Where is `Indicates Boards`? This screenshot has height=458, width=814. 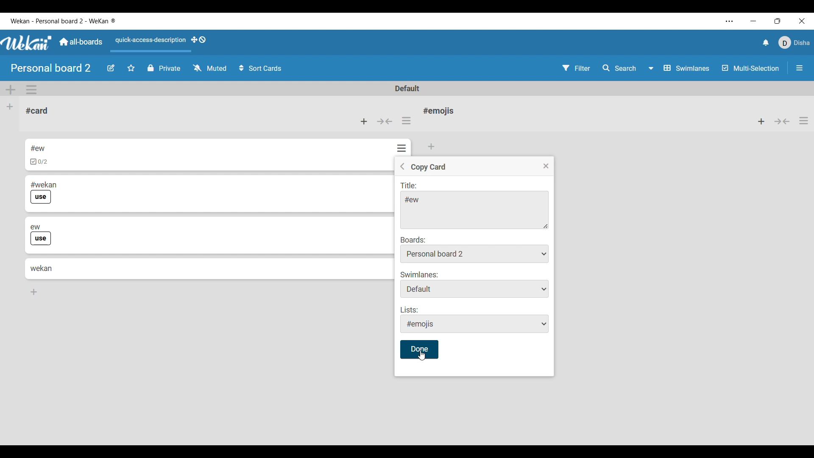
Indicates Boards is located at coordinates (413, 240).